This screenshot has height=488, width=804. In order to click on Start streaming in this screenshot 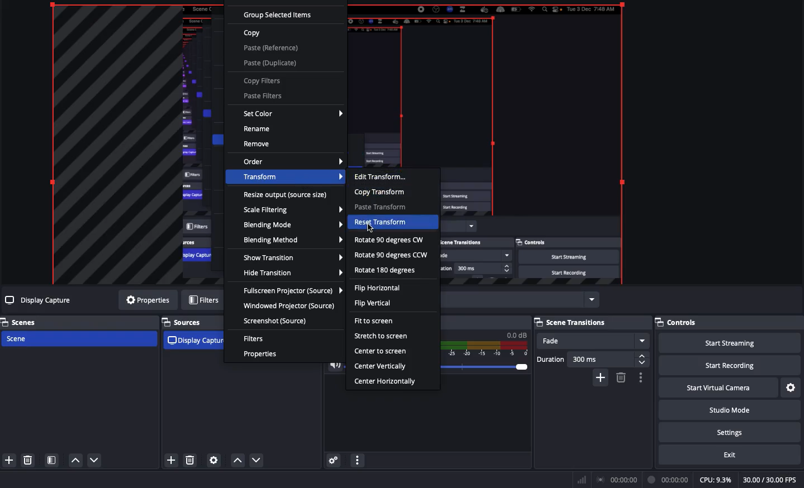, I will do `click(731, 343)`.